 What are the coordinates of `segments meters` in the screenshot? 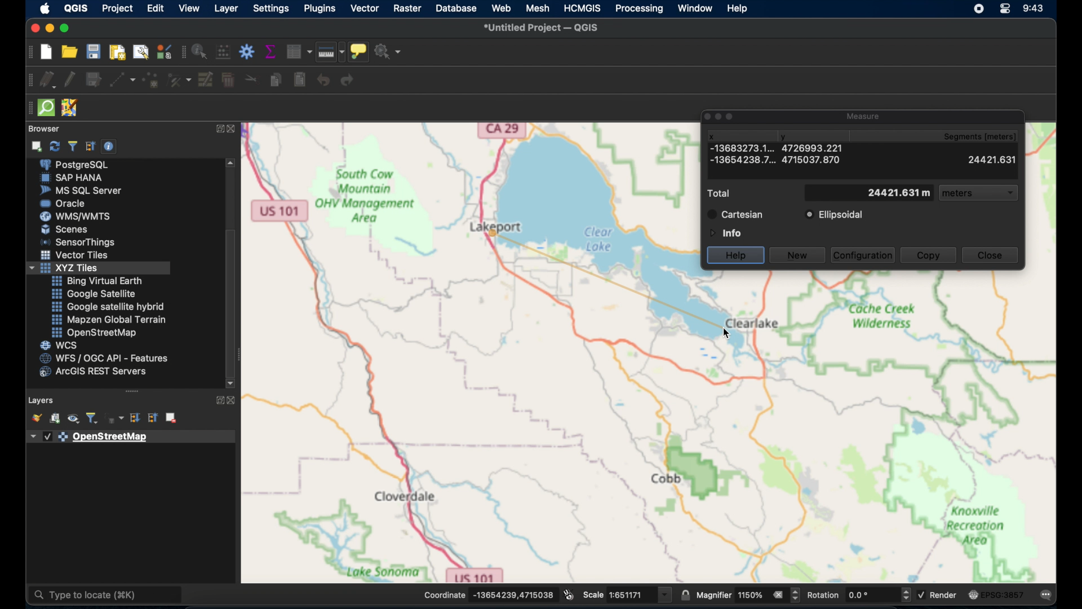 It's located at (985, 137).